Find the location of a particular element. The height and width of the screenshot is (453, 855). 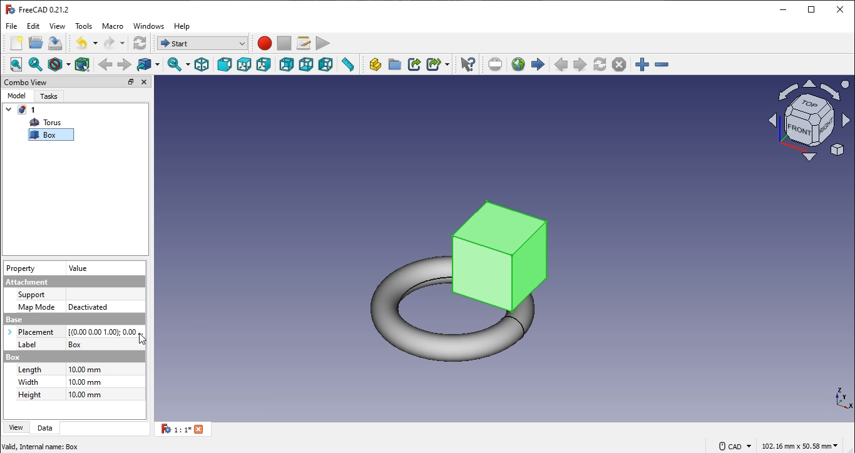

front is located at coordinates (223, 64).